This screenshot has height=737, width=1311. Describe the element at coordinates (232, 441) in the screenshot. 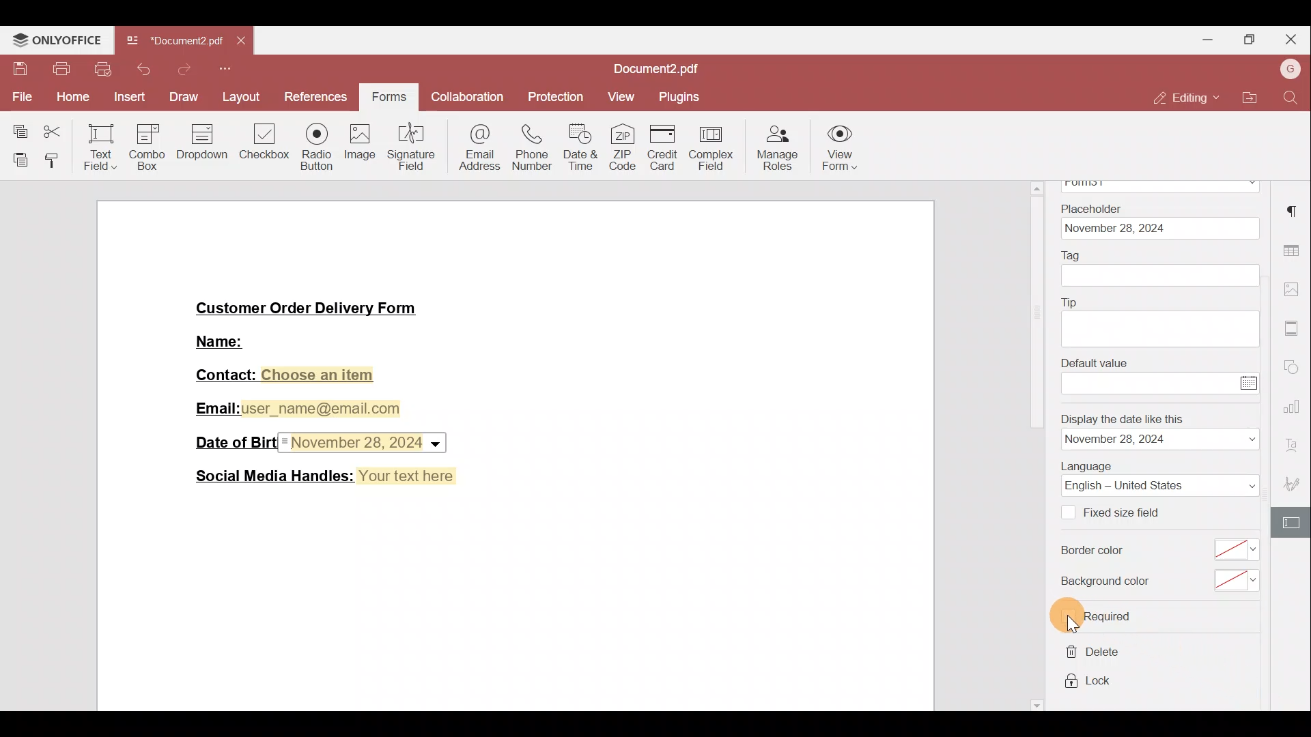

I see `Date of Birth:` at that location.